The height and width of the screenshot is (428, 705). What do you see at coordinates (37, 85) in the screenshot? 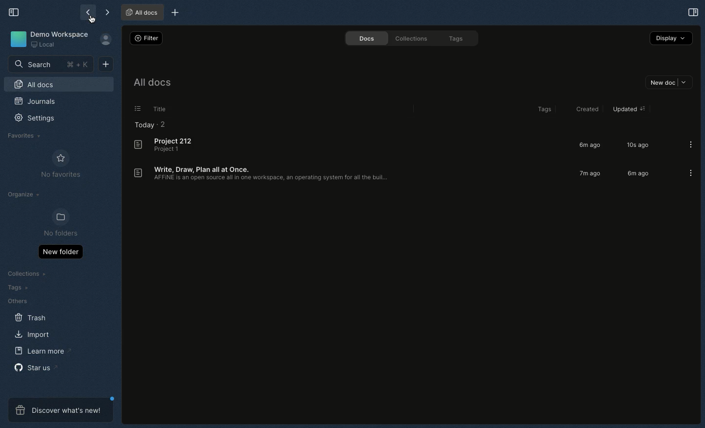
I see `All docs` at bounding box center [37, 85].